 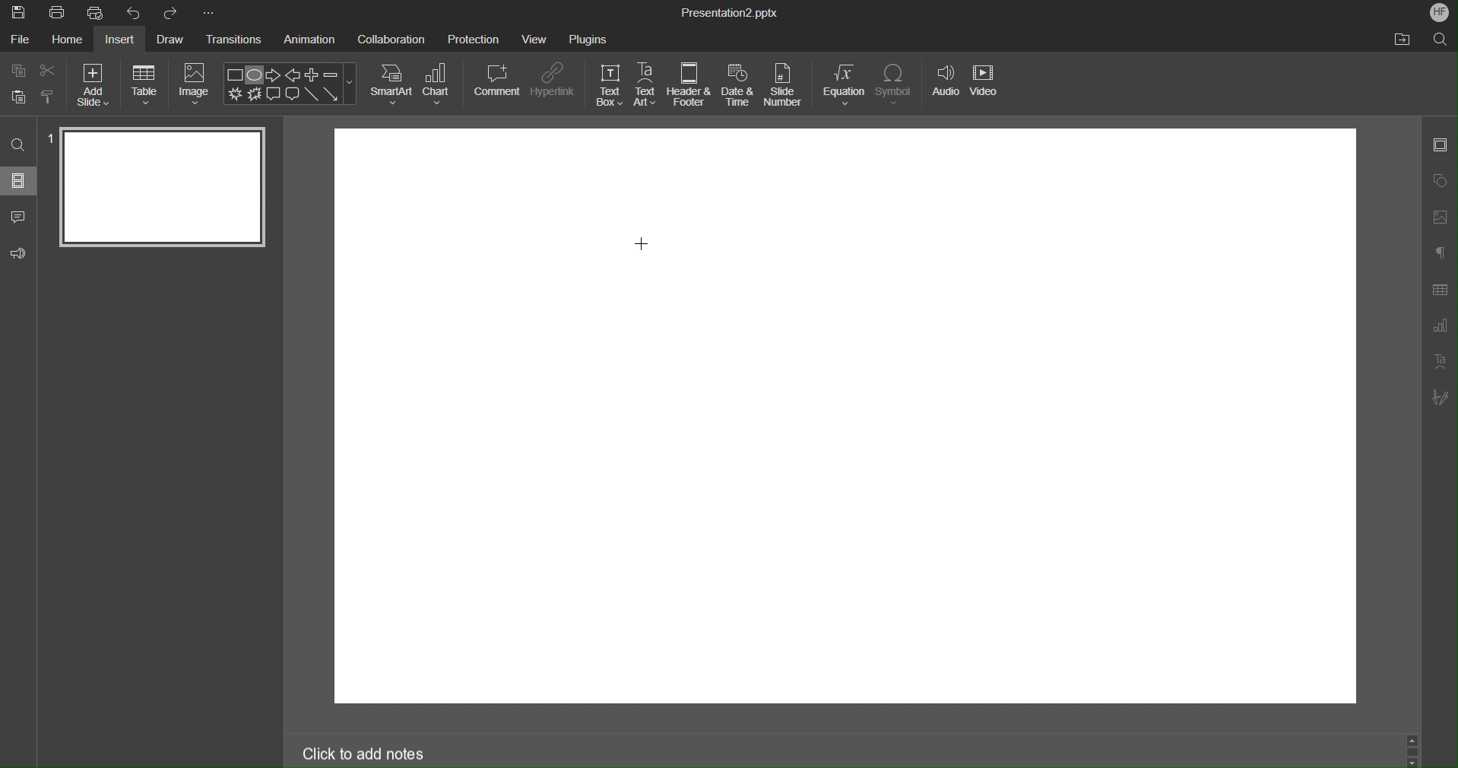 What do you see at coordinates (1441, 398) in the screenshot?
I see `Signature` at bounding box center [1441, 398].